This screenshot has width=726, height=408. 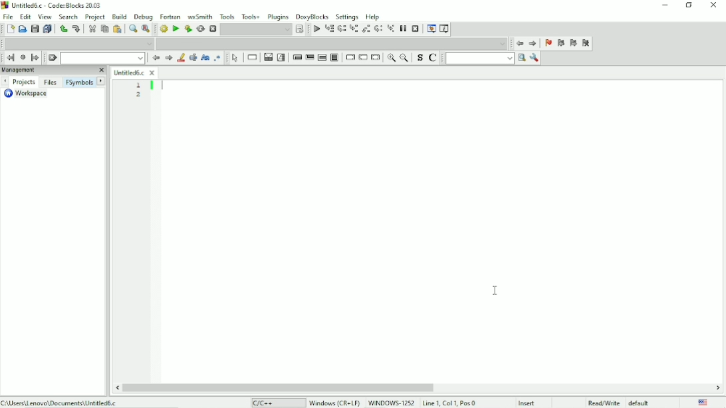 What do you see at coordinates (10, 29) in the screenshot?
I see `New file` at bounding box center [10, 29].